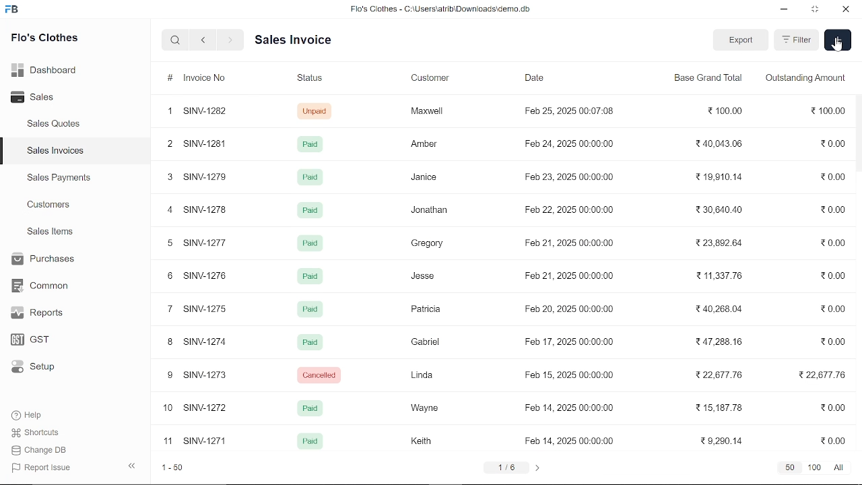 The height and width of the screenshot is (485, 862). Describe the element at coordinates (42, 259) in the screenshot. I see `Purchases` at that location.